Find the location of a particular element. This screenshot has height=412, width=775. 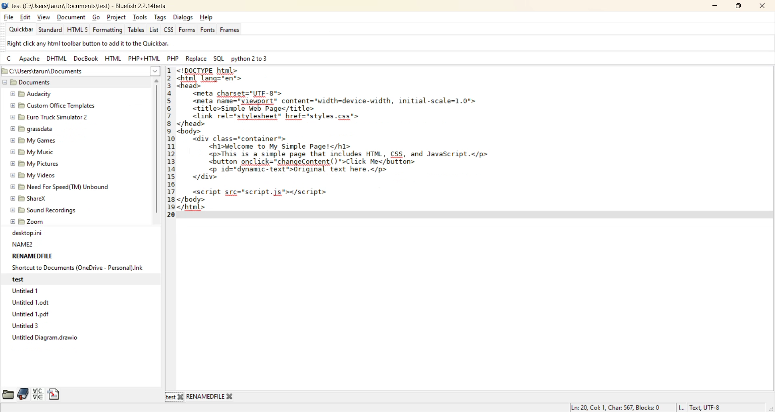

snippets is located at coordinates (55, 394).